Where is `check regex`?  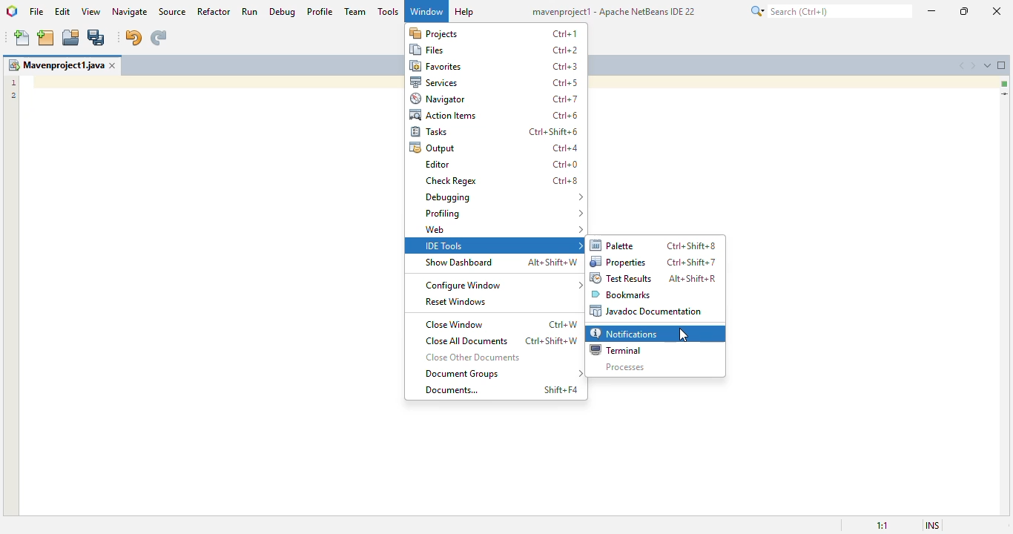 check regex is located at coordinates (452, 181).